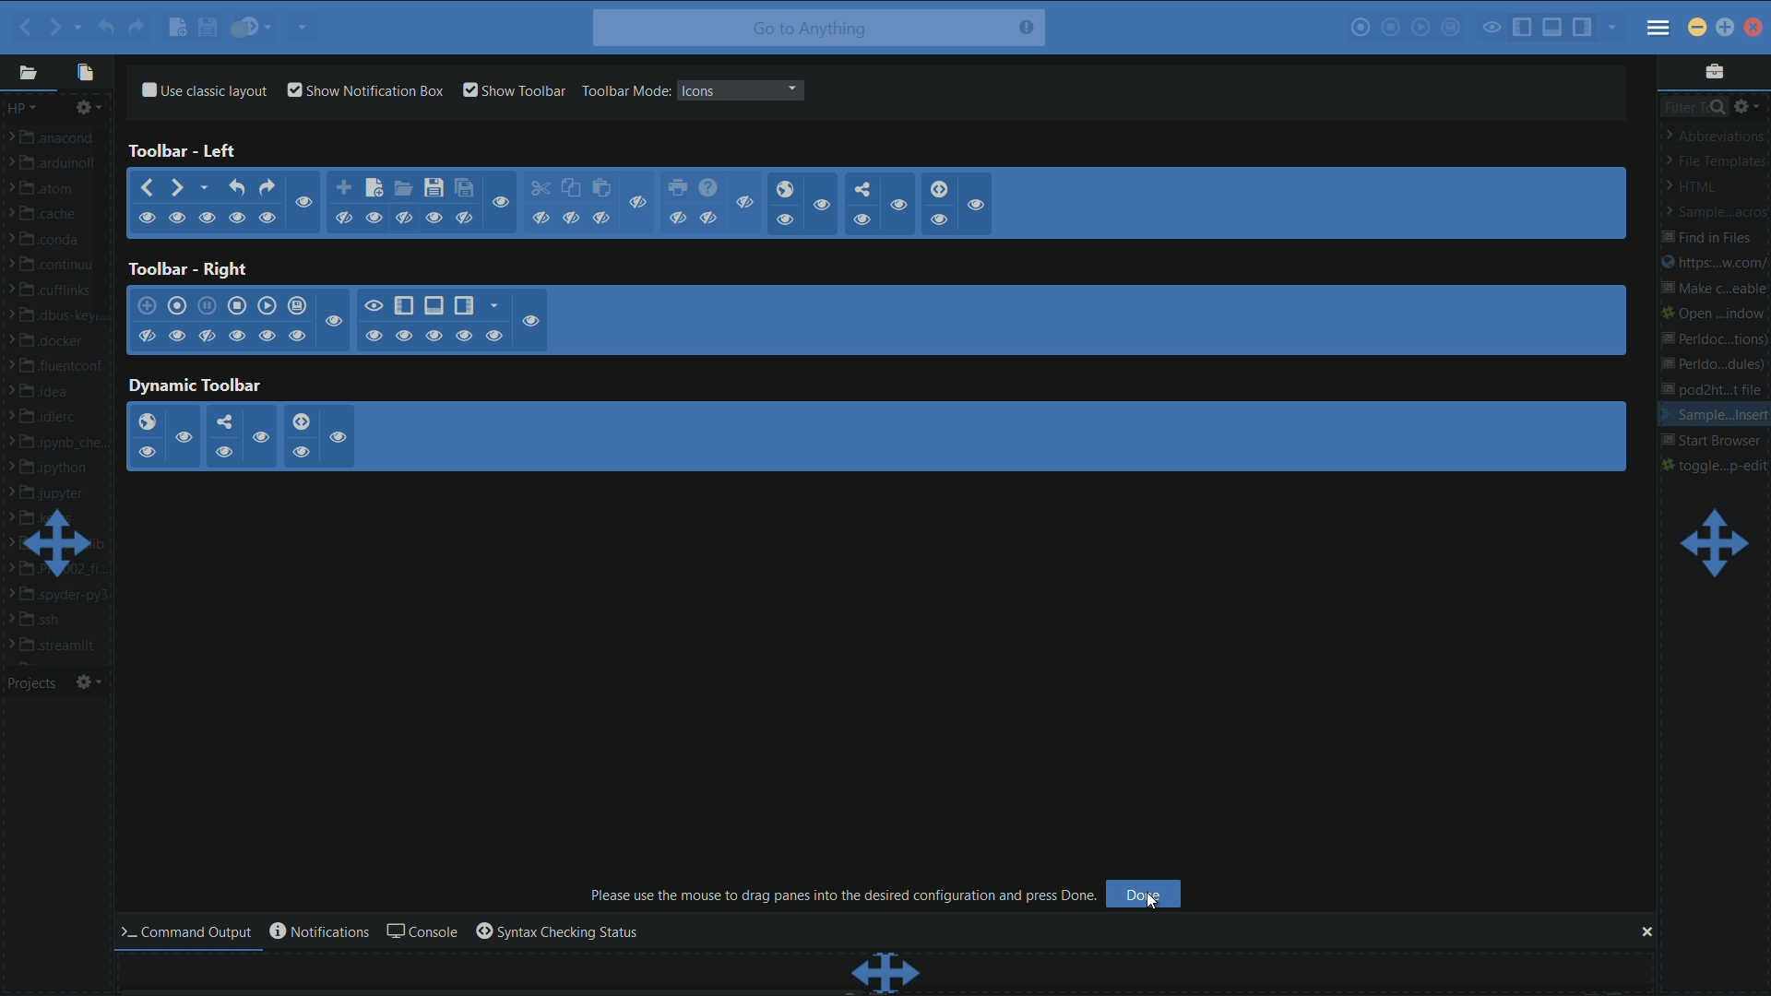 The image size is (1771, 996). What do you see at coordinates (147, 219) in the screenshot?
I see `show/hide` at bounding box center [147, 219].